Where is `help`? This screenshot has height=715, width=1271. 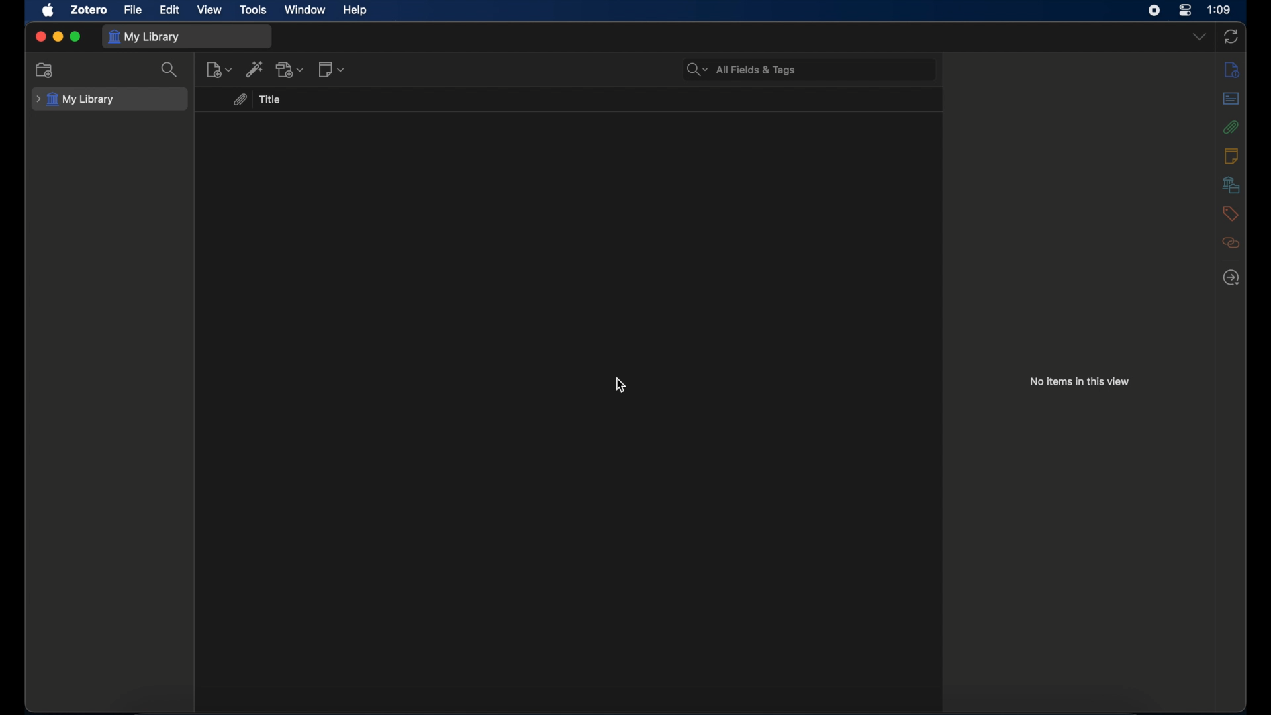 help is located at coordinates (354, 11).